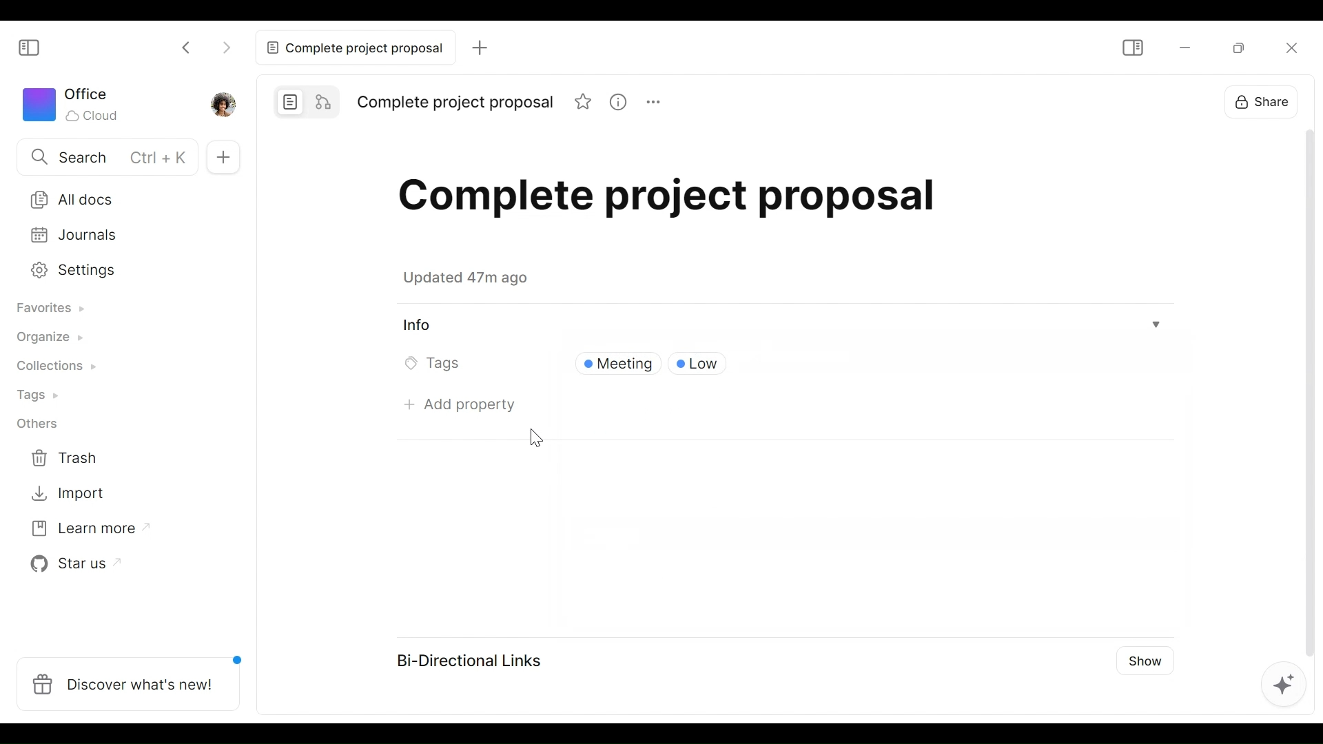  Describe the element at coordinates (615, 364) in the screenshot. I see `Meeting` at that location.